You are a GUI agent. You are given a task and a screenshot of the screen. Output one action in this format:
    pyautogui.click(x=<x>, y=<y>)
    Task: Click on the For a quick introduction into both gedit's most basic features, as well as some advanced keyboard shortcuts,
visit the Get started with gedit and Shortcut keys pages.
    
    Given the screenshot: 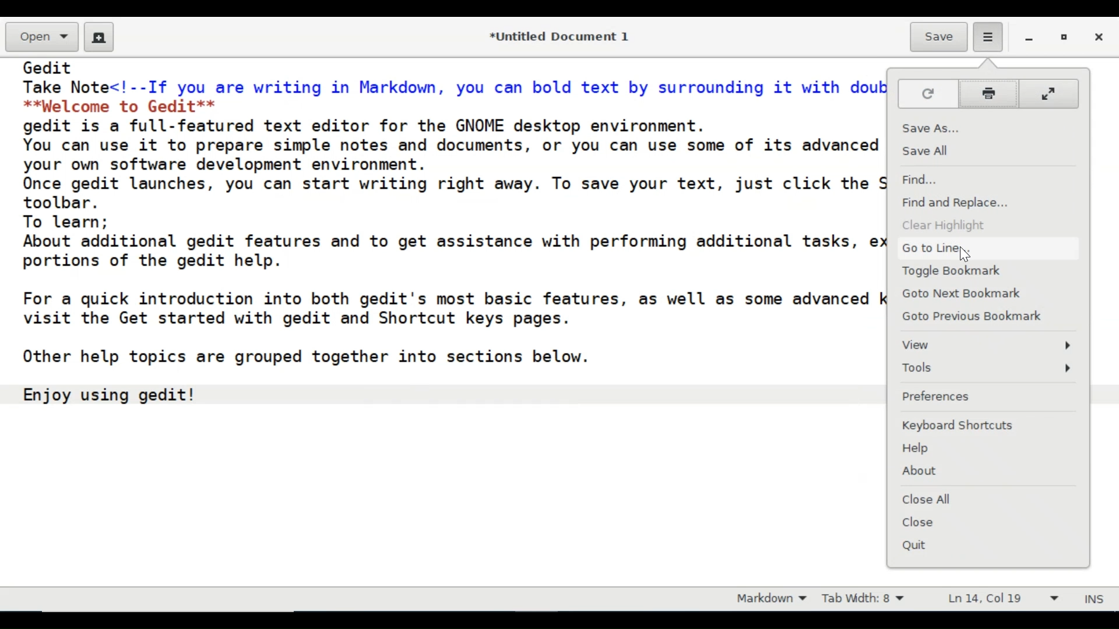 What is the action you would take?
    pyautogui.click(x=455, y=304)
    